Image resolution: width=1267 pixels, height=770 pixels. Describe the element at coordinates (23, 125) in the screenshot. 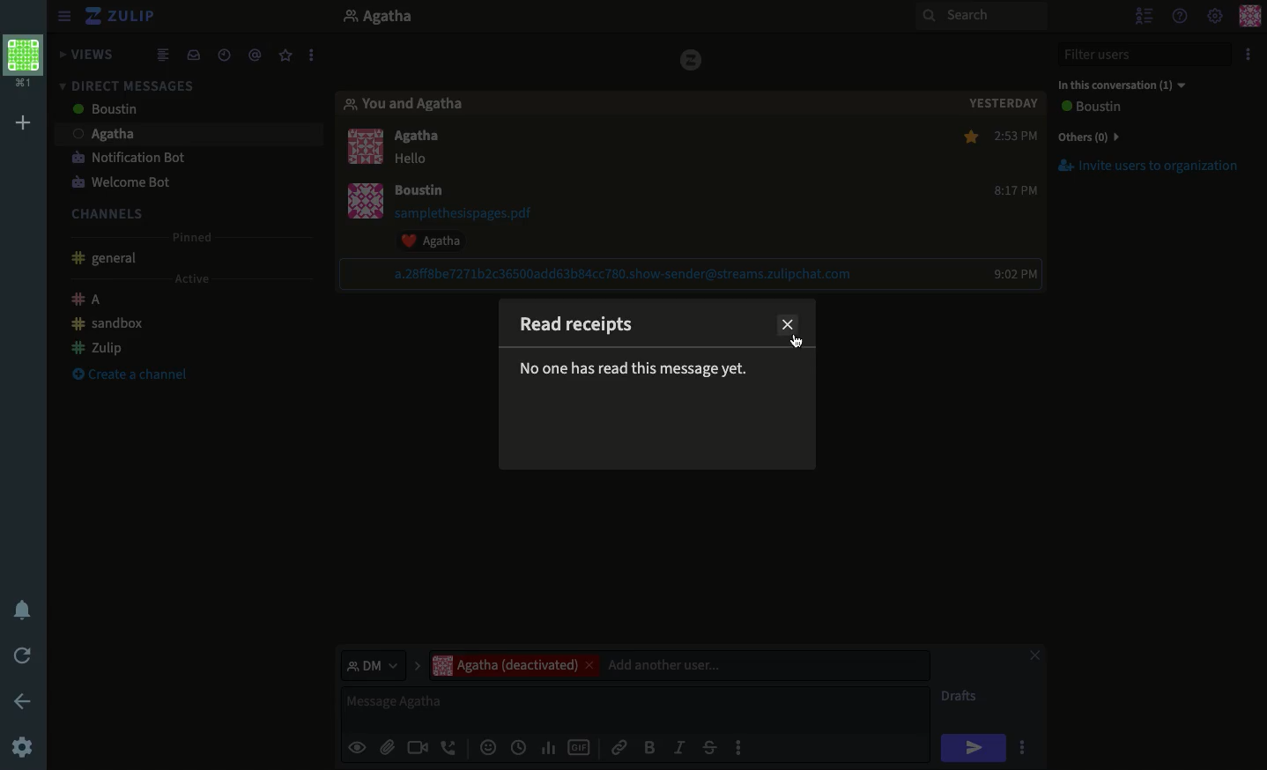

I see `Add` at that location.